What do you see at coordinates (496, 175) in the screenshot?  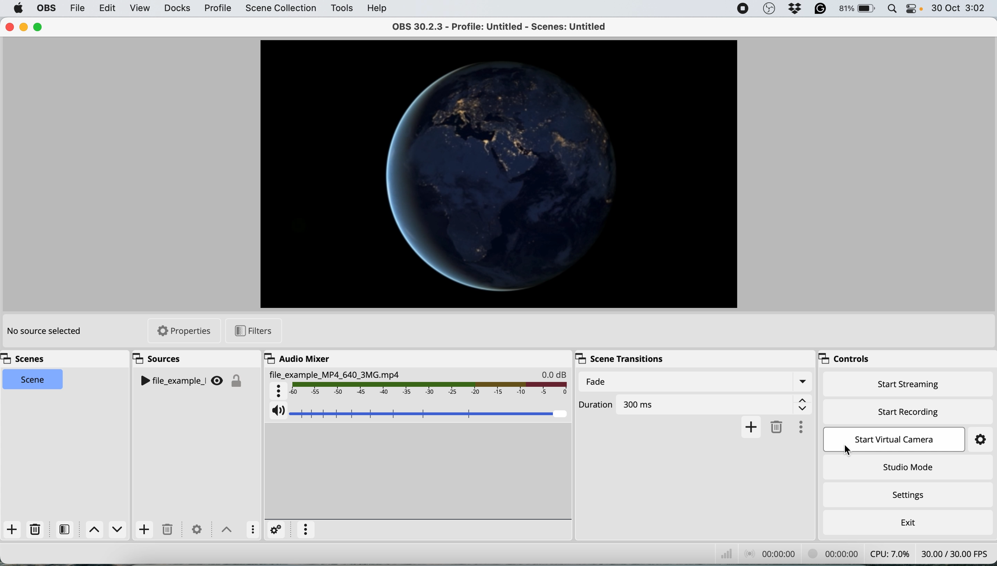 I see `current source` at bounding box center [496, 175].